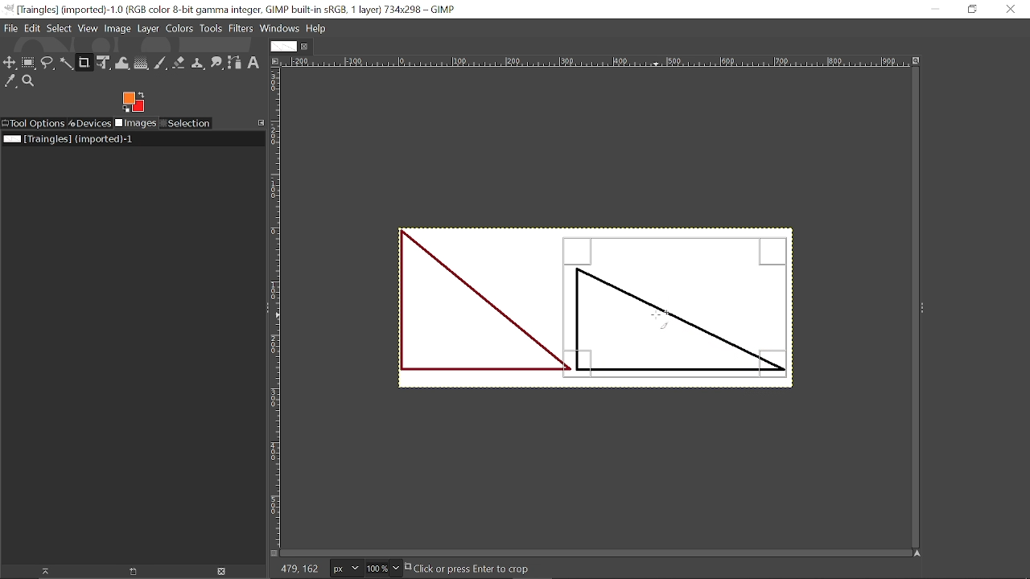 This screenshot has width=1030, height=579. Describe the element at coordinates (68, 139) in the screenshot. I see `Current file name` at that location.